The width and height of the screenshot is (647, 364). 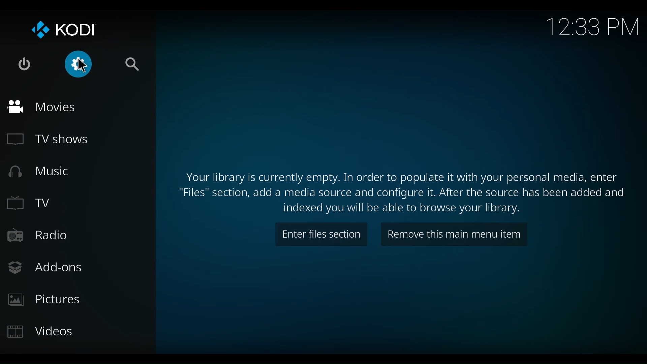 What do you see at coordinates (49, 268) in the screenshot?
I see `Add-ons` at bounding box center [49, 268].